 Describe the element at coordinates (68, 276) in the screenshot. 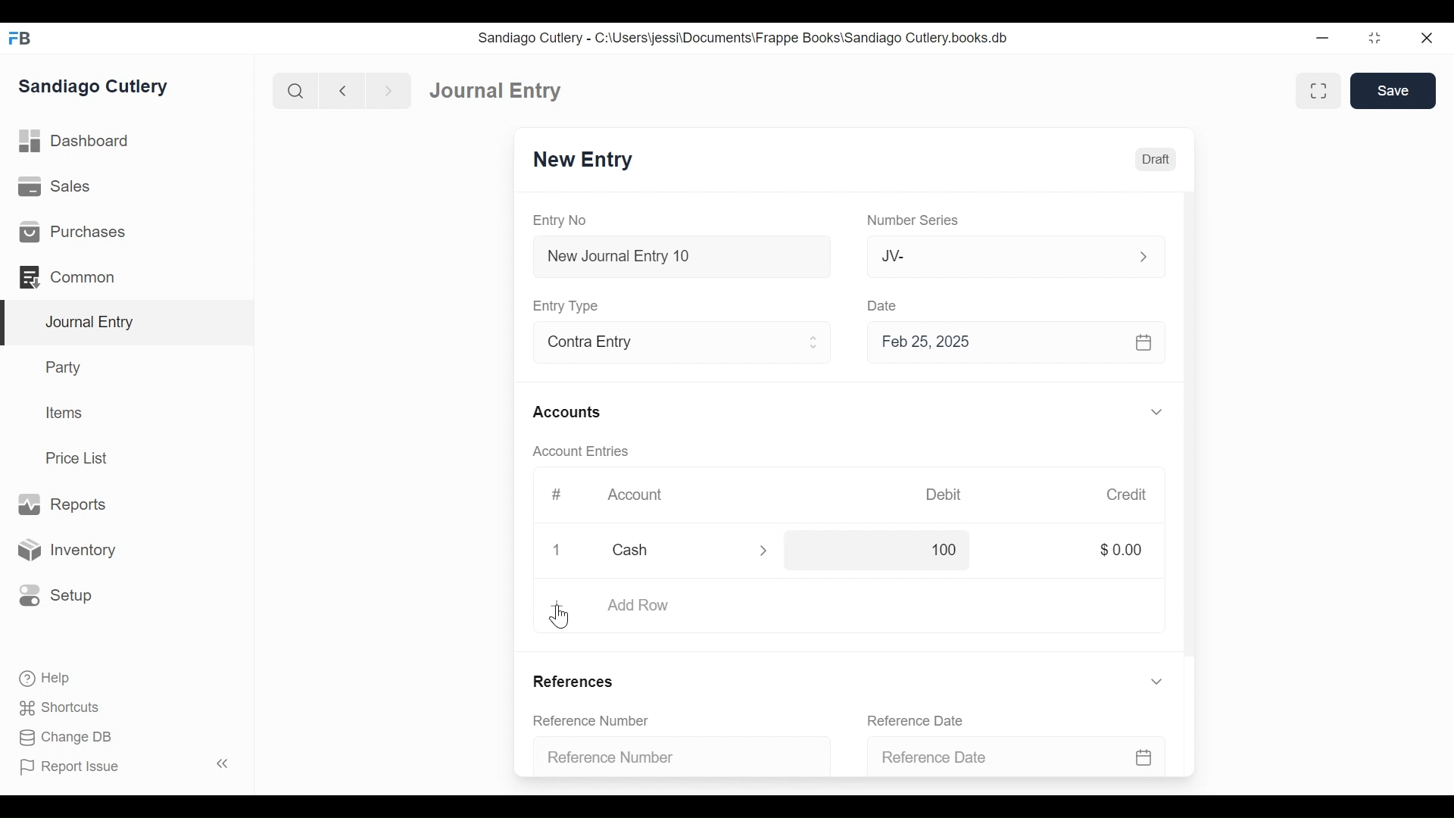

I see `Common` at that location.